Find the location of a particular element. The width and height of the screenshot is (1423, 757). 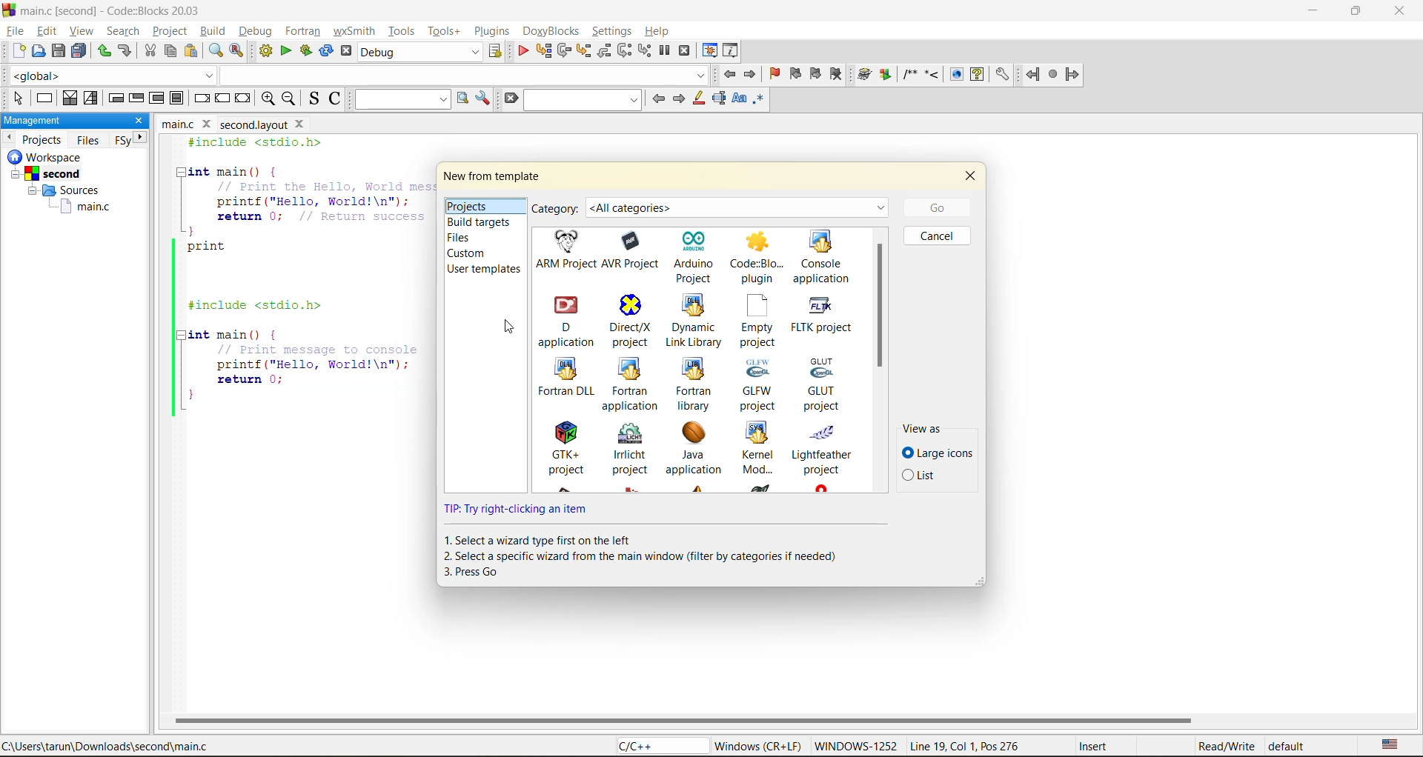

workspace is located at coordinates (62, 187).